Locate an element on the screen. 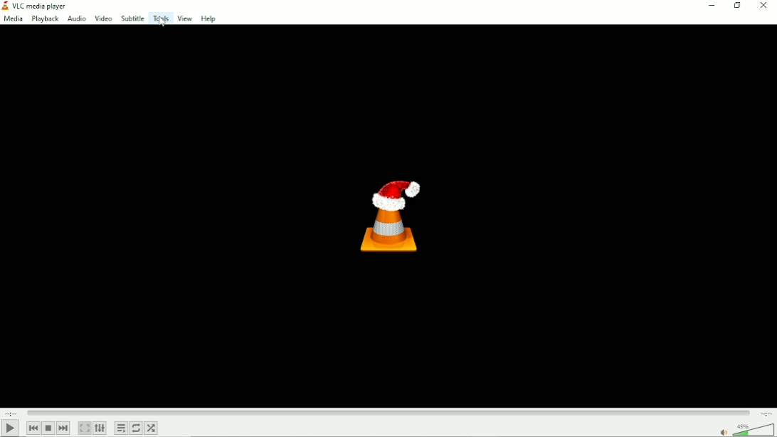 The image size is (777, 437). Tools is located at coordinates (160, 18).